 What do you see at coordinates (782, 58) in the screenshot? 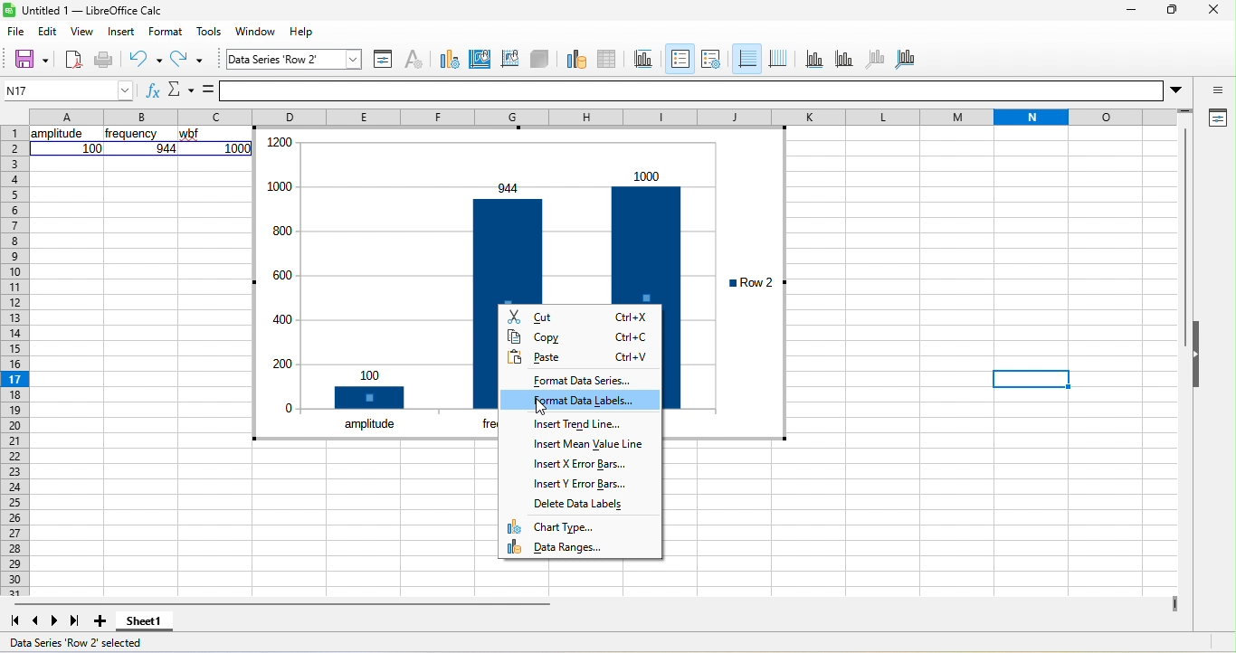
I see `vertical grid ` at bounding box center [782, 58].